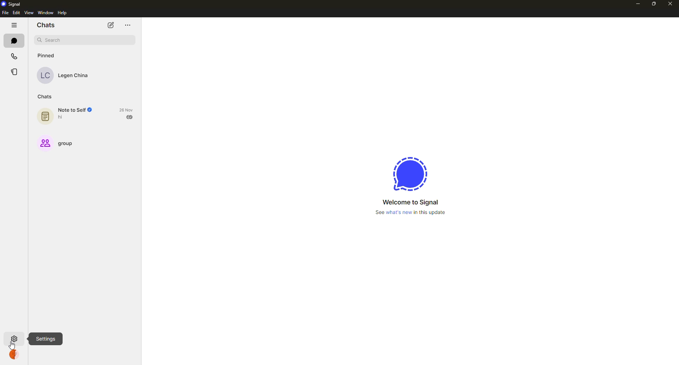 The width and height of the screenshot is (679, 365). What do you see at coordinates (45, 338) in the screenshot?
I see `settings` at bounding box center [45, 338].